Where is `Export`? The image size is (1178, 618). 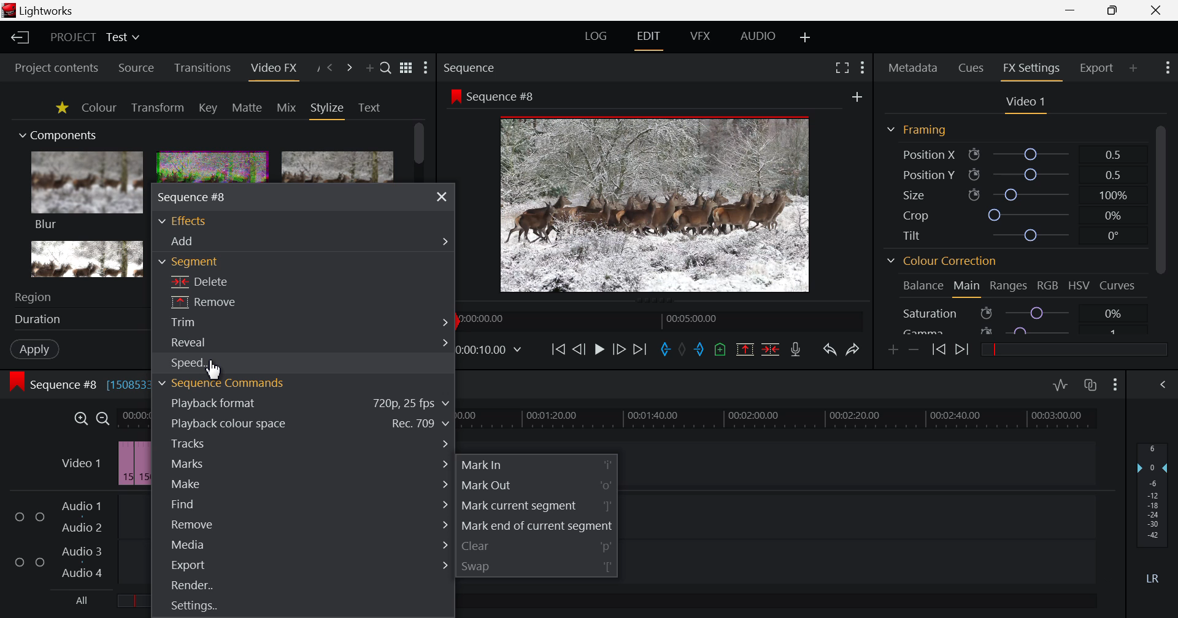 Export is located at coordinates (1098, 67).